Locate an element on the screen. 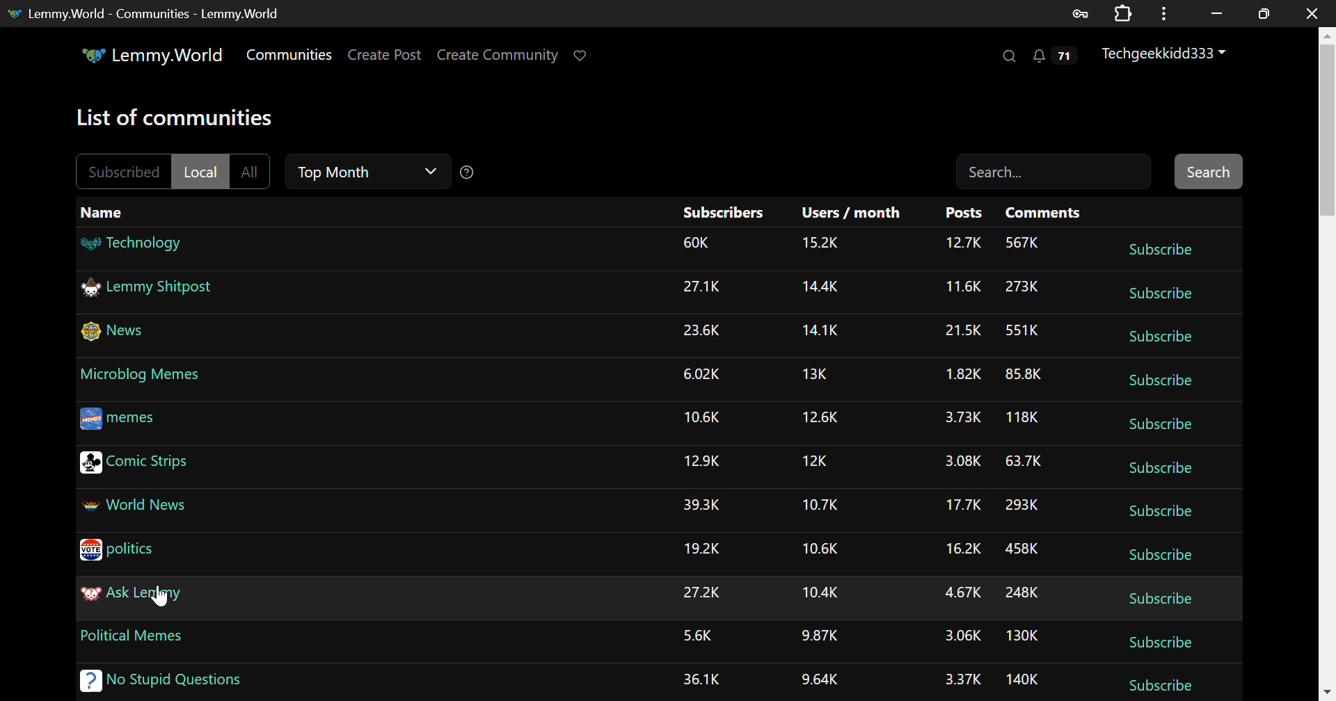  Amount is located at coordinates (1022, 549).